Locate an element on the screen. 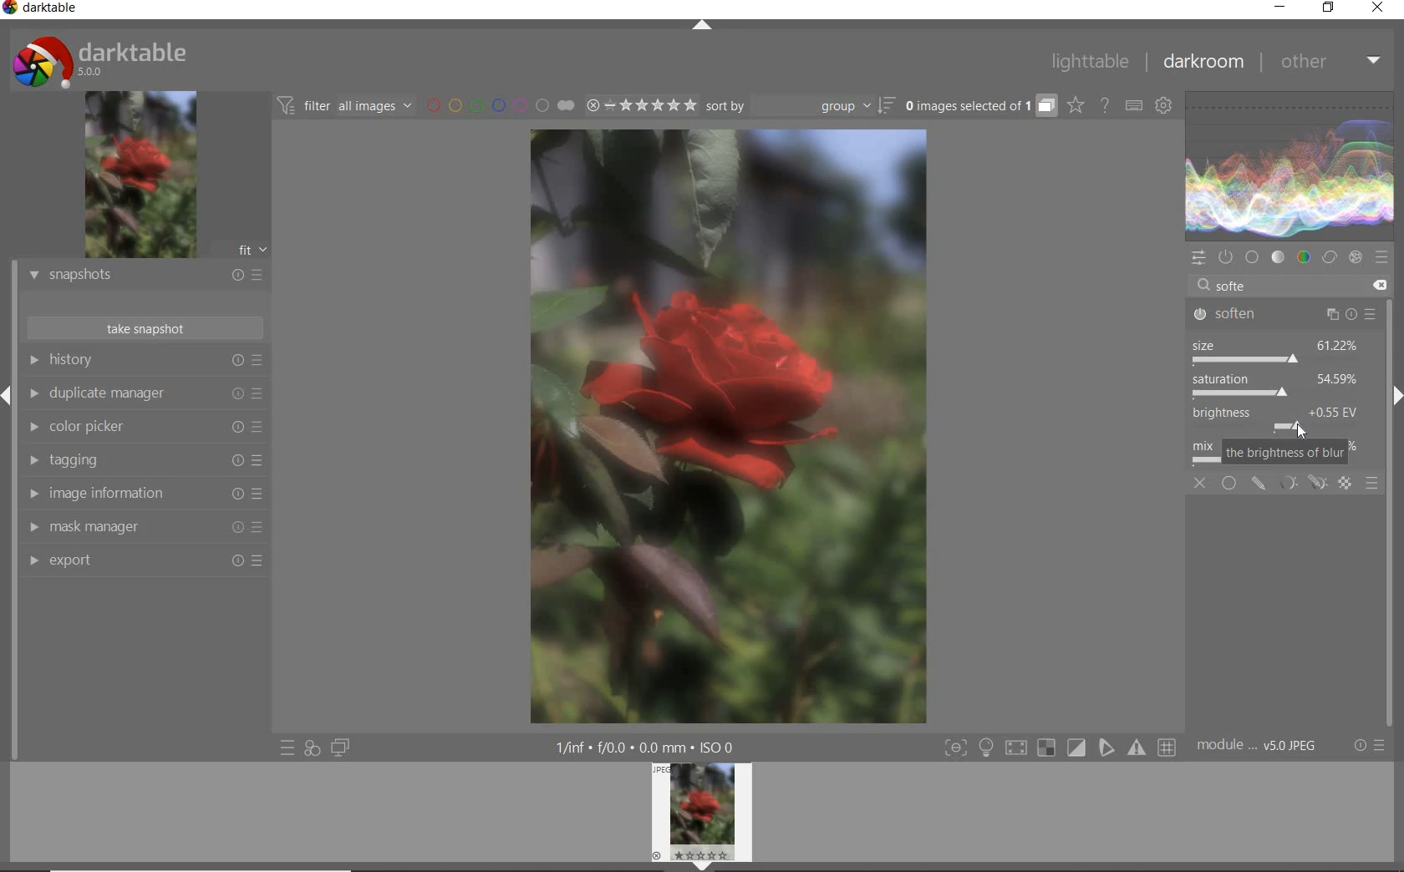  filter images by color labels is located at coordinates (498, 107).